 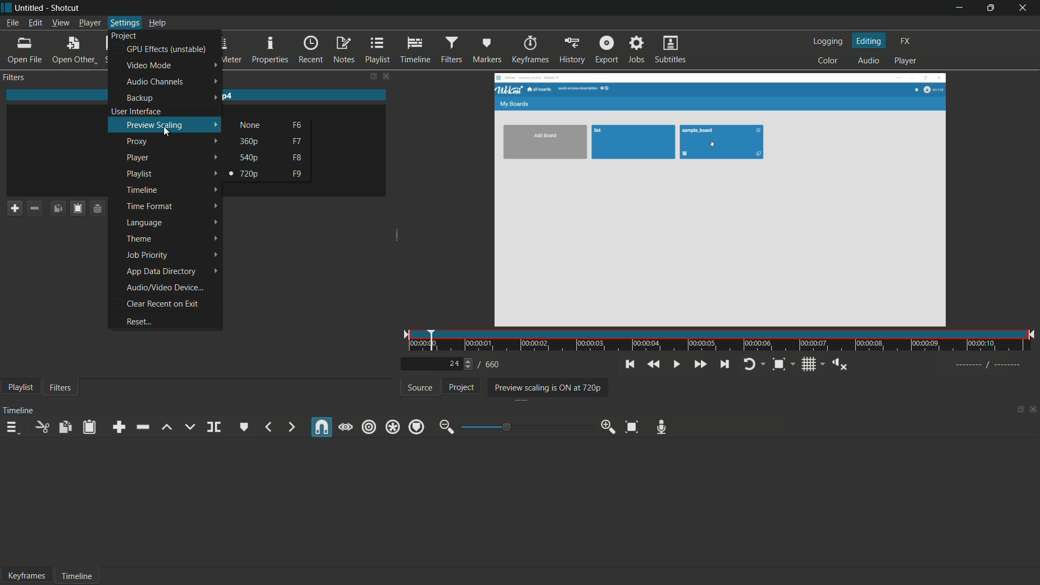 I want to click on filters, so click(x=452, y=49).